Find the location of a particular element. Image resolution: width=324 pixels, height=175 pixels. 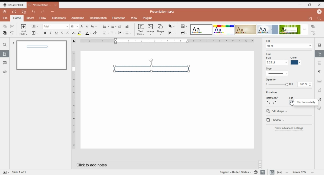

table settings is located at coordinates (320, 81).